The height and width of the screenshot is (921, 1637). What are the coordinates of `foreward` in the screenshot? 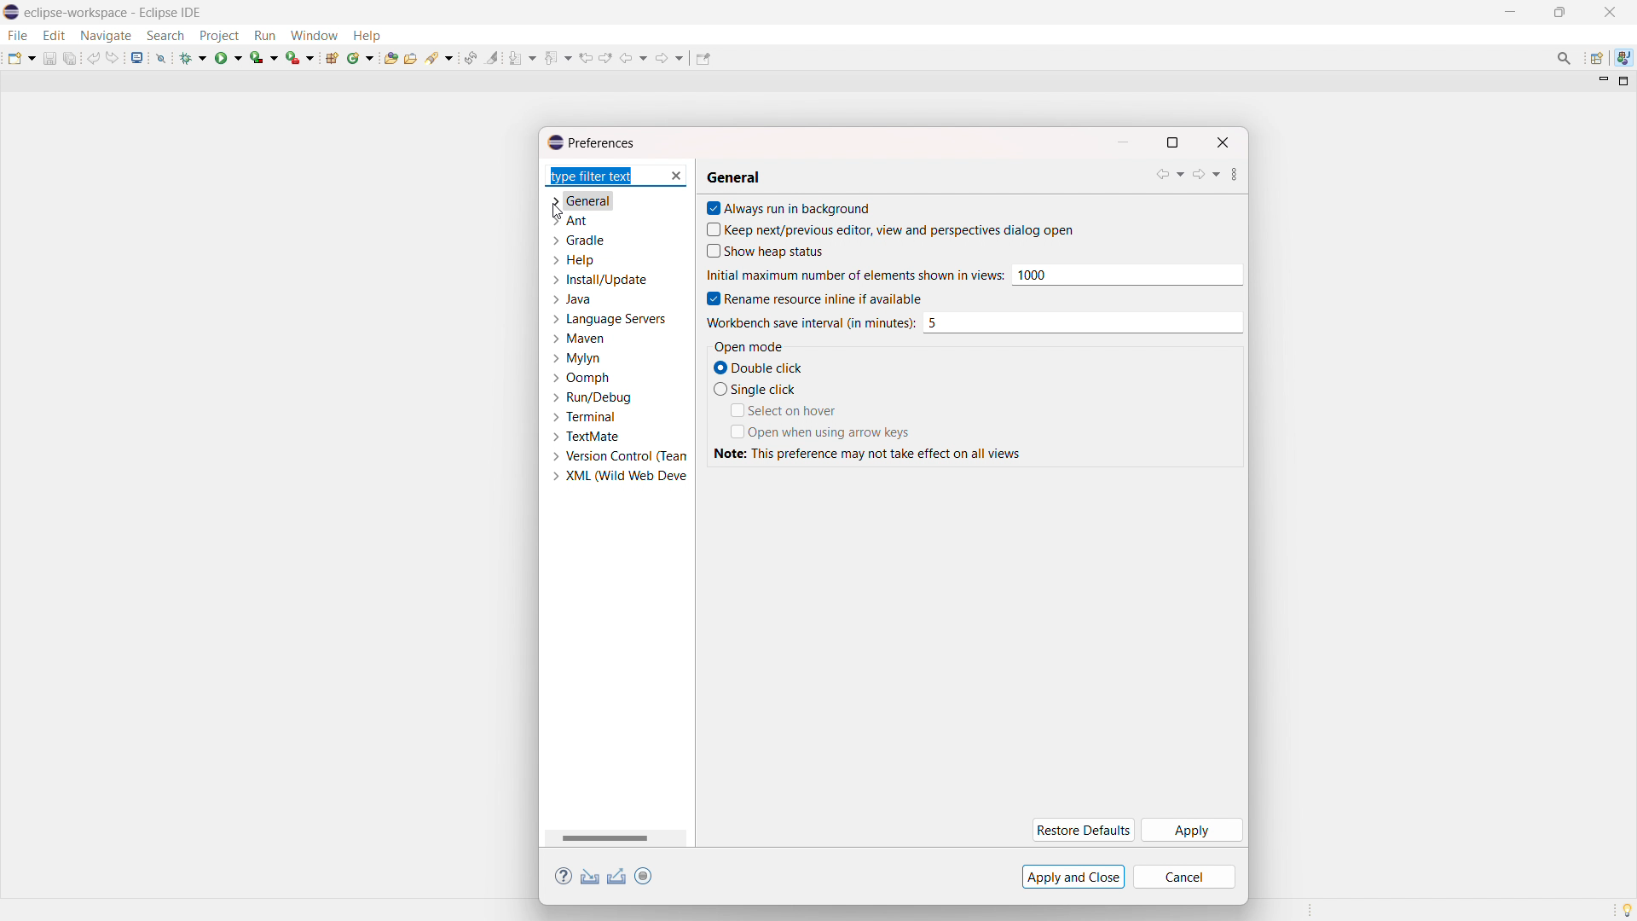 It's located at (670, 57).